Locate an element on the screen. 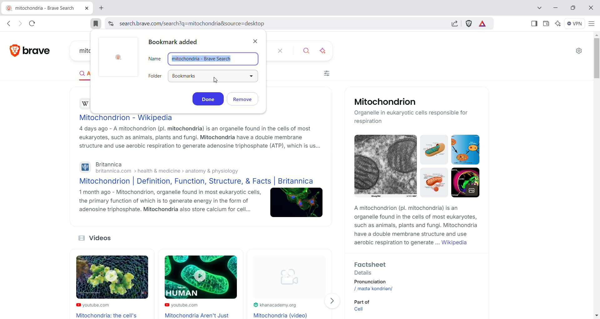  1 month ago - Mitochondrion, organelle found in most eukaryotic cells,
the primary function of which is to generate energy in the form of
adenosine triphosphate. Mitochondria also store calcium for cell... is located at coordinates (164, 203).